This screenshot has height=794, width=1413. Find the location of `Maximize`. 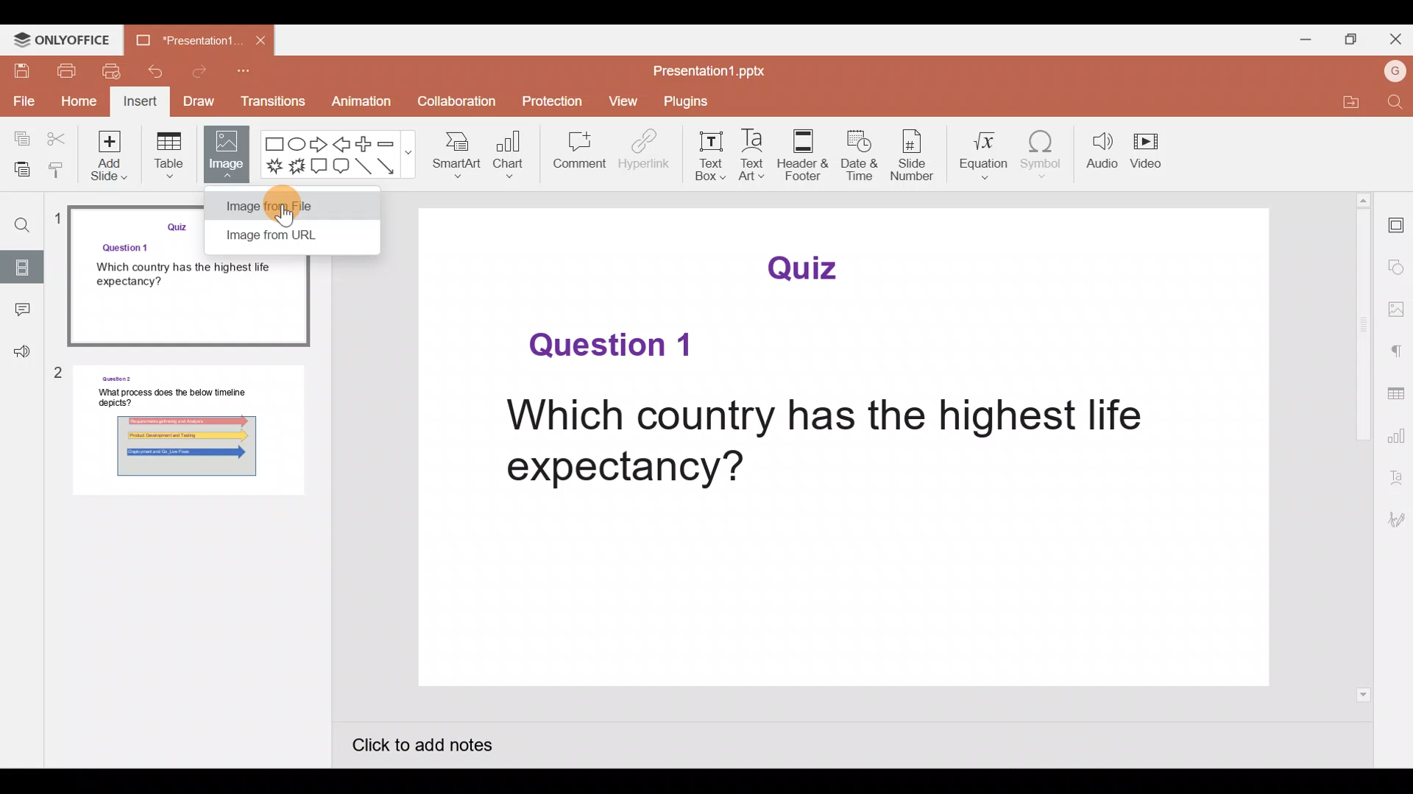

Maximize is located at coordinates (1350, 38).